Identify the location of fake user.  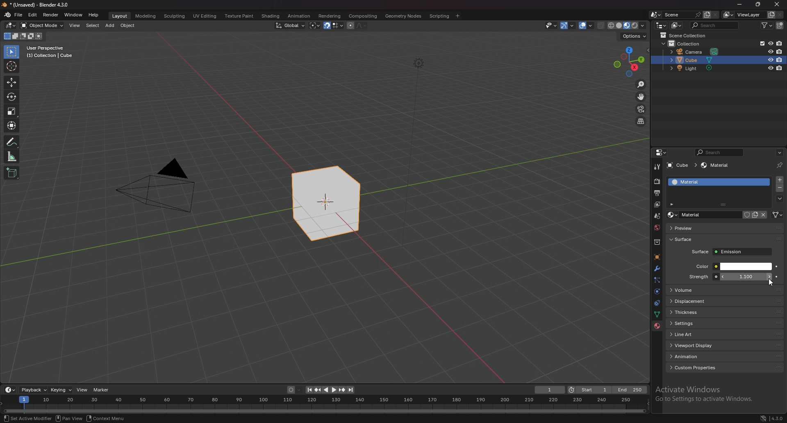
(745, 214).